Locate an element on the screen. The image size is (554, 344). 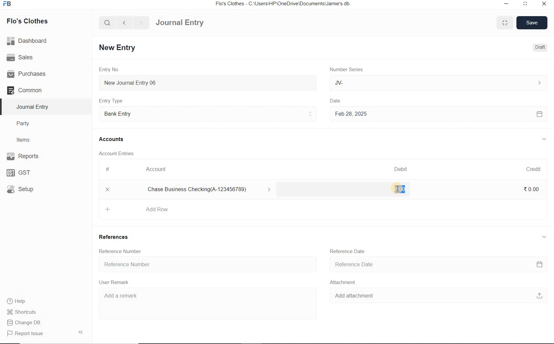
₹0.00 is located at coordinates (532, 189).